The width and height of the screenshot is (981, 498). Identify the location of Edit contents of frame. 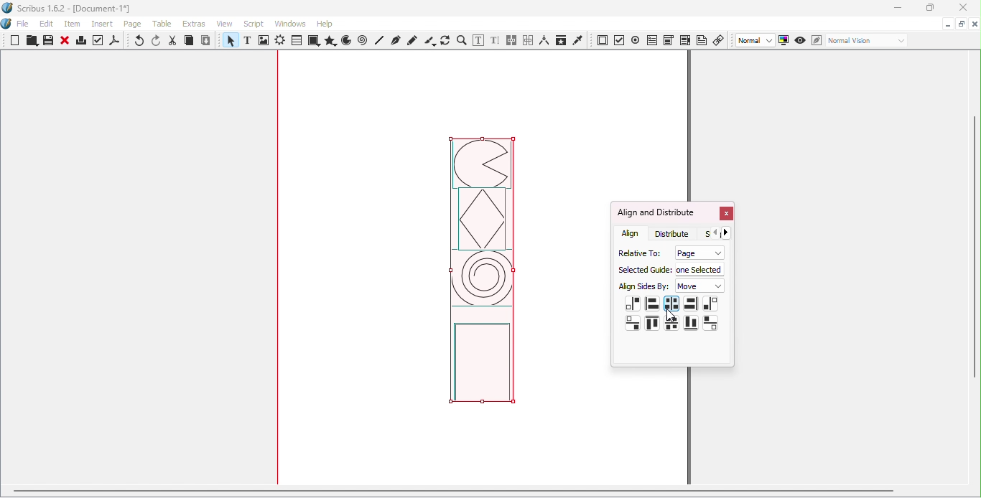
(478, 40).